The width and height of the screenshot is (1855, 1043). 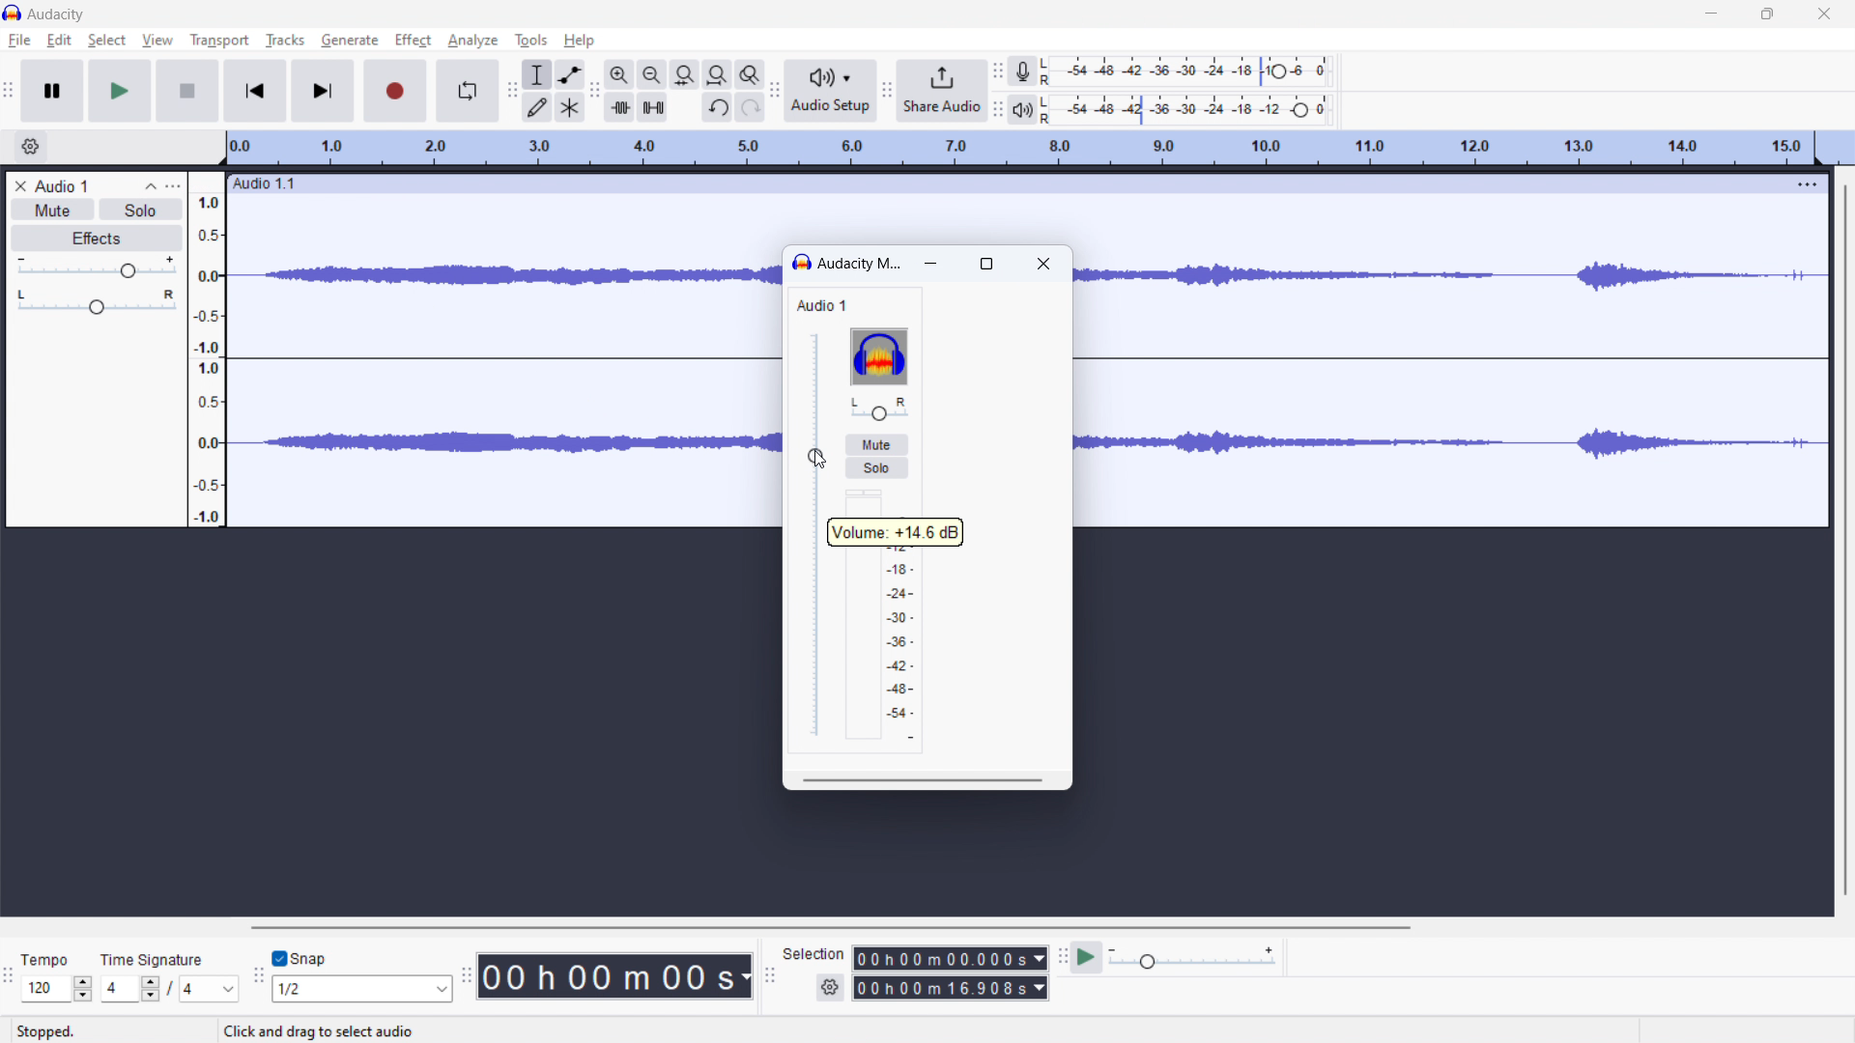 What do you see at coordinates (950, 988) in the screenshot?
I see `end time` at bounding box center [950, 988].